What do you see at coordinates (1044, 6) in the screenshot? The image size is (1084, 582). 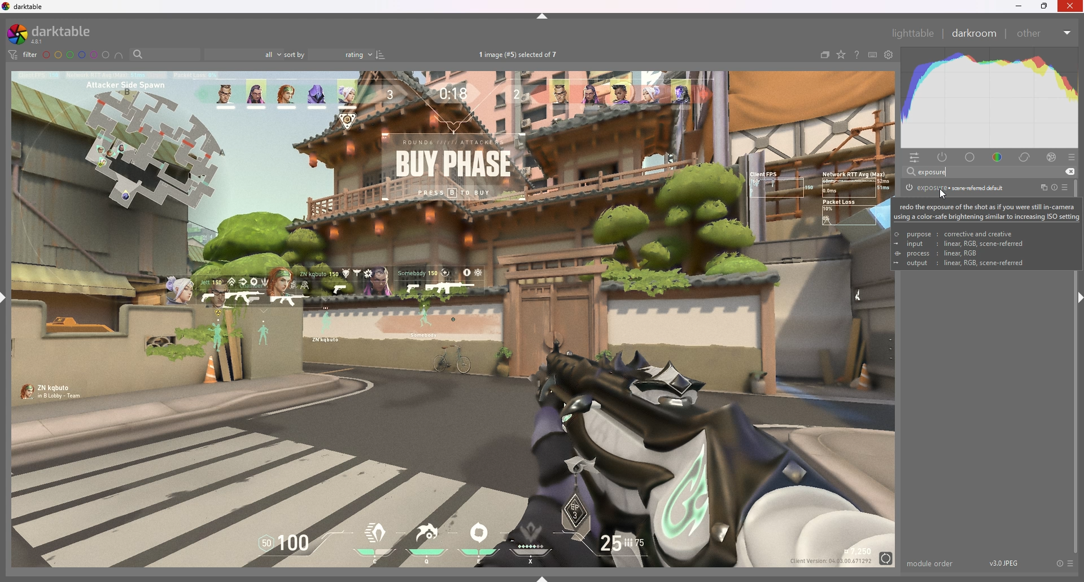 I see `resize` at bounding box center [1044, 6].